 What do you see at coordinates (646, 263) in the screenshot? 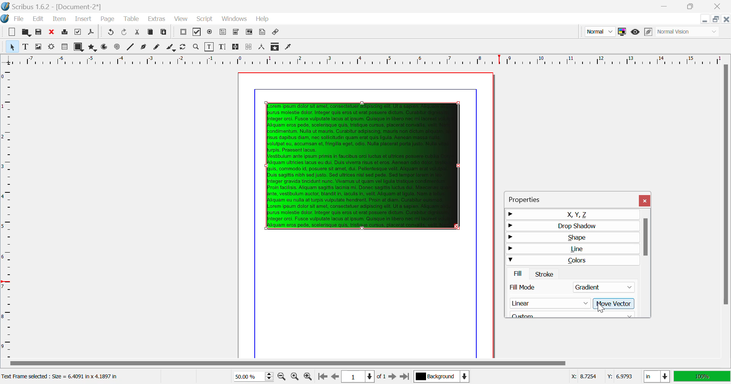
I see `Scroll Bar` at bounding box center [646, 263].